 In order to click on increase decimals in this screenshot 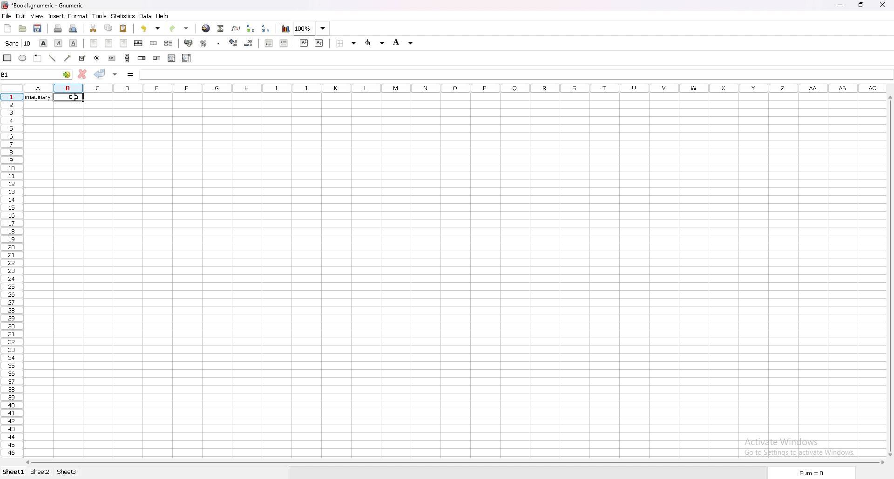, I will do `click(234, 43)`.